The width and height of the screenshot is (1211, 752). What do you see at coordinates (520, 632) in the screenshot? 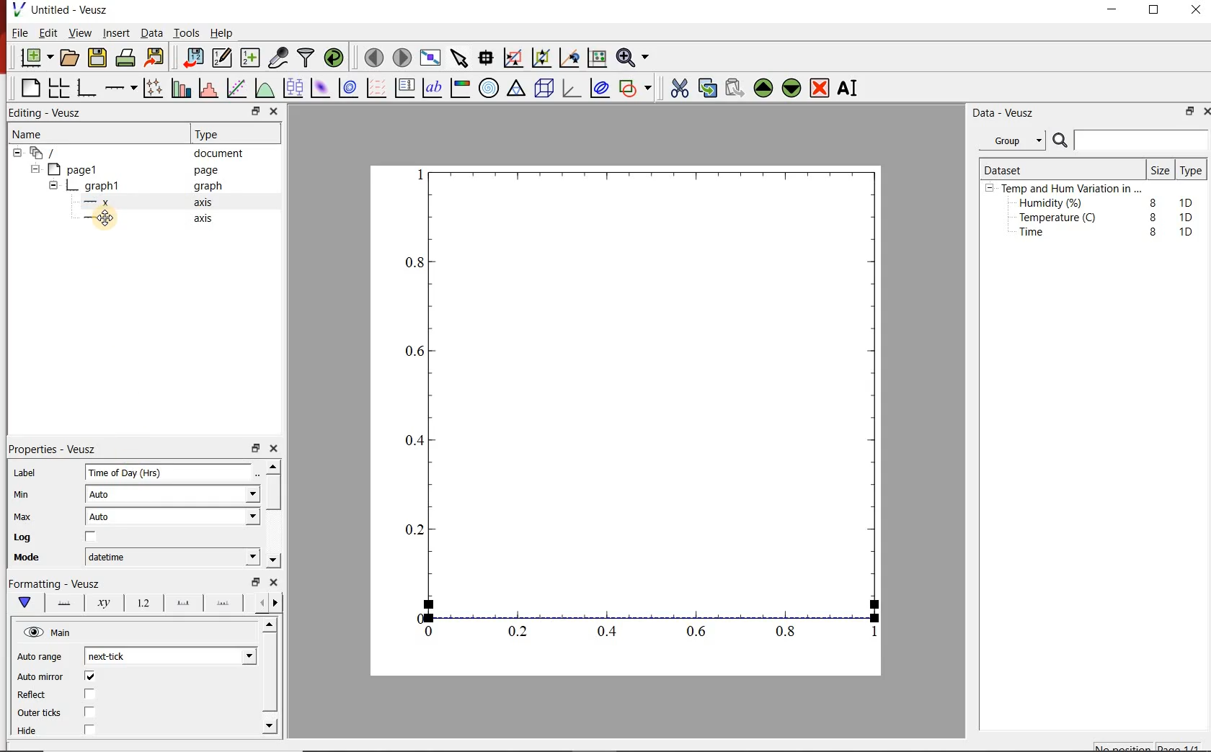
I see `0.2` at bounding box center [520, 632].